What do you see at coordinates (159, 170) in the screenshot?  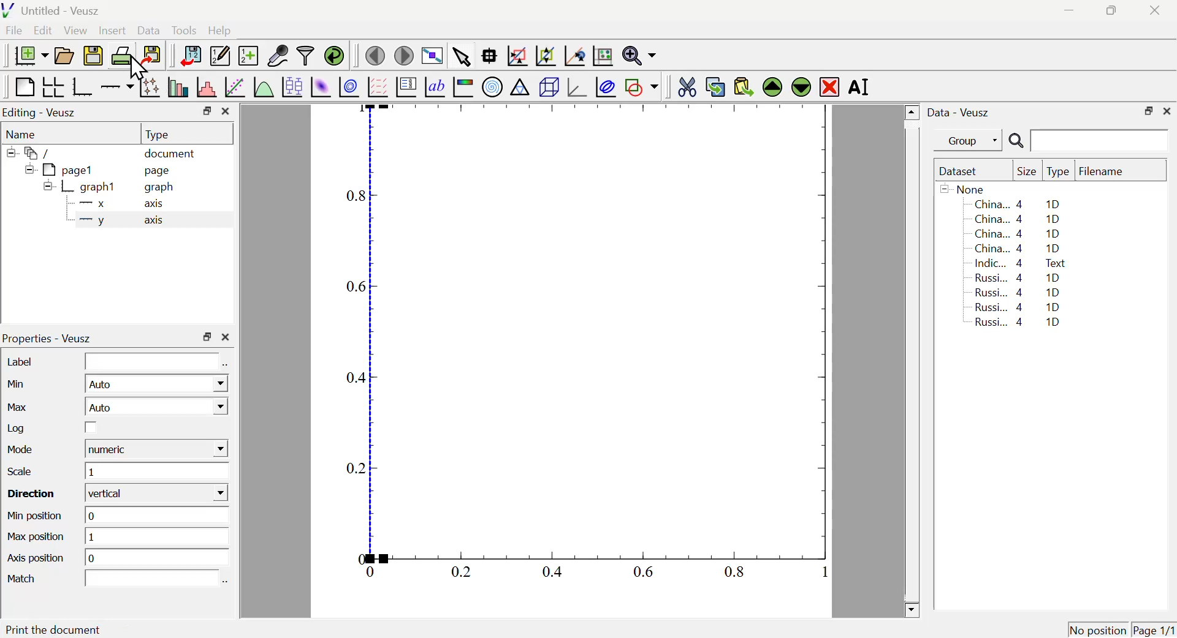 I see `page` at bounding box center [159, 170].